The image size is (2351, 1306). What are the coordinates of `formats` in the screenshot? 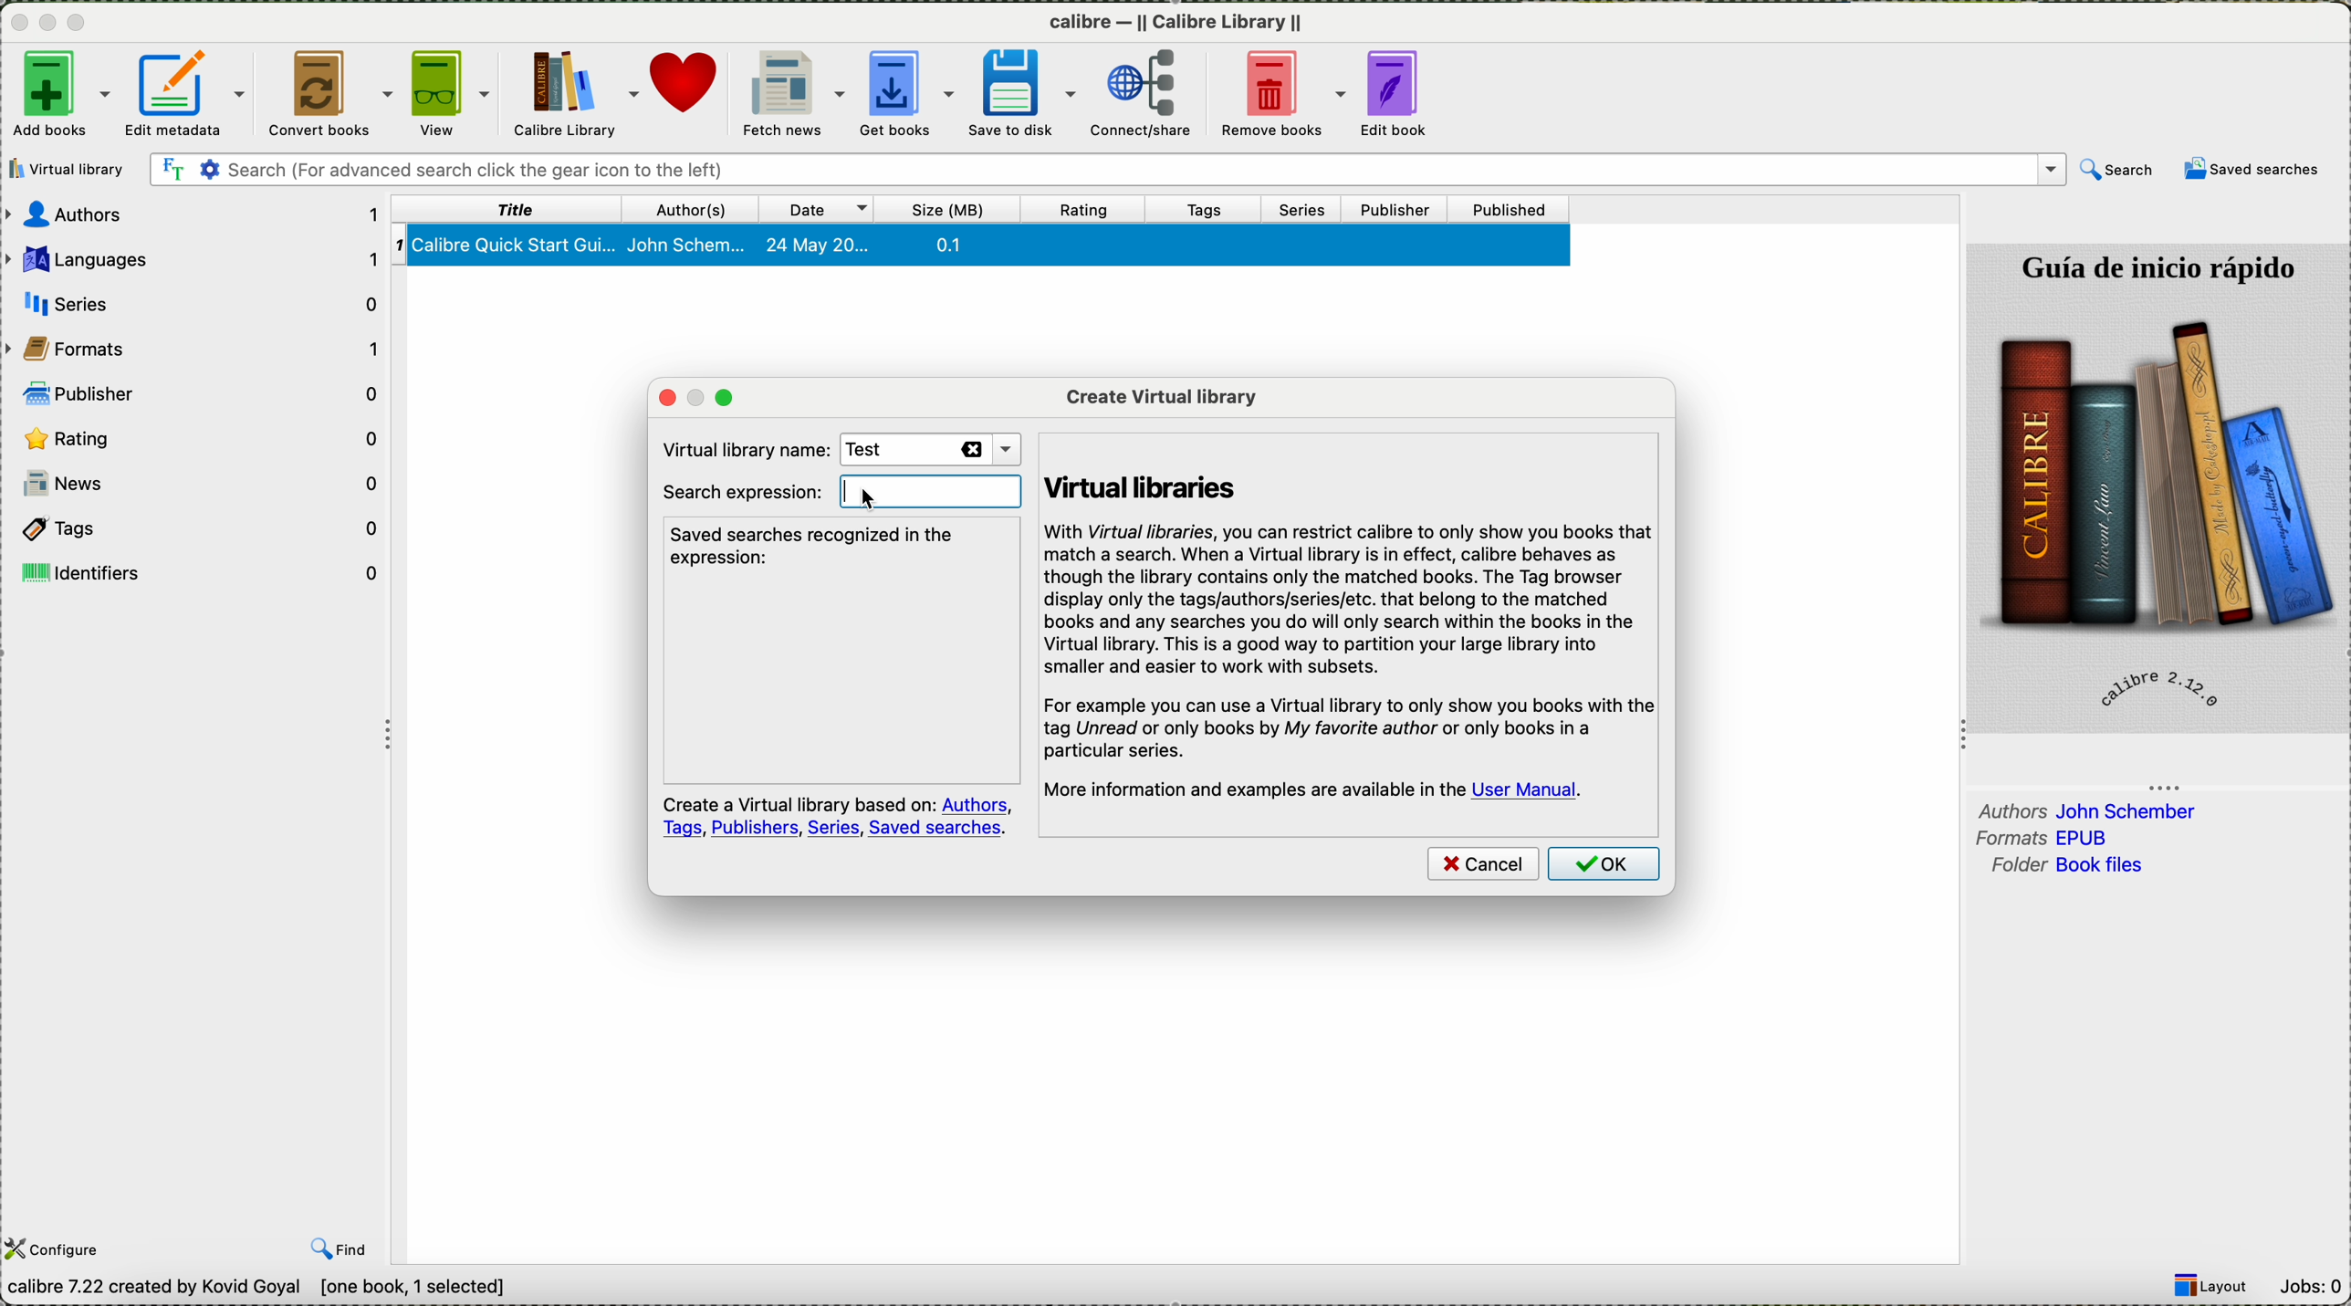 It's located at (2050, 839).